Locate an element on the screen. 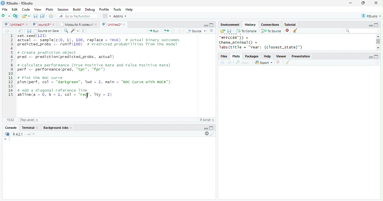  # Add a diagonal reference line
abline(a = 0, b = 1, col = "red", Try = 2) is located at coordinates (66, 92).